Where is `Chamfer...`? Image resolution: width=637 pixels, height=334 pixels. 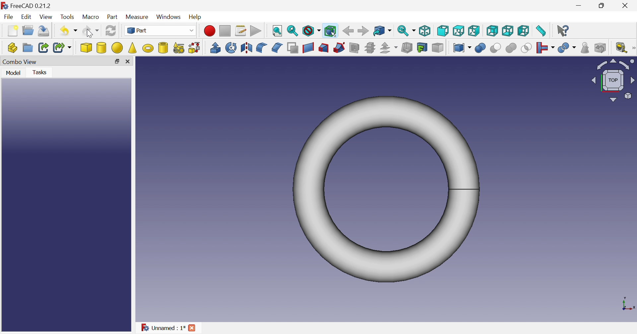
Chamfer... is located at coordinates (277, 47).